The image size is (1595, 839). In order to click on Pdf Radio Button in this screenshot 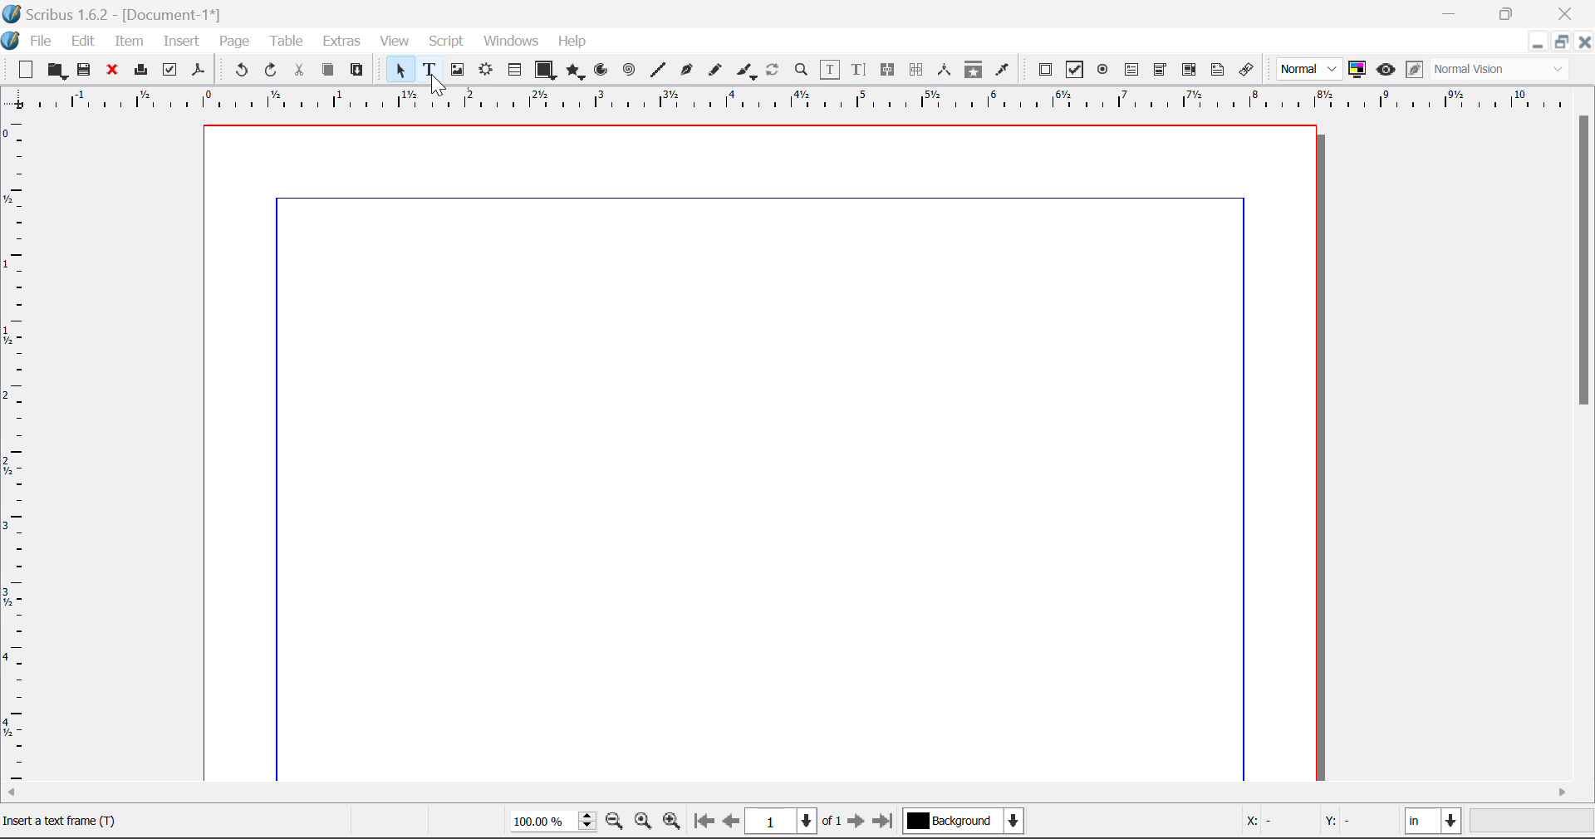, I will do `click(1102, 71)`.